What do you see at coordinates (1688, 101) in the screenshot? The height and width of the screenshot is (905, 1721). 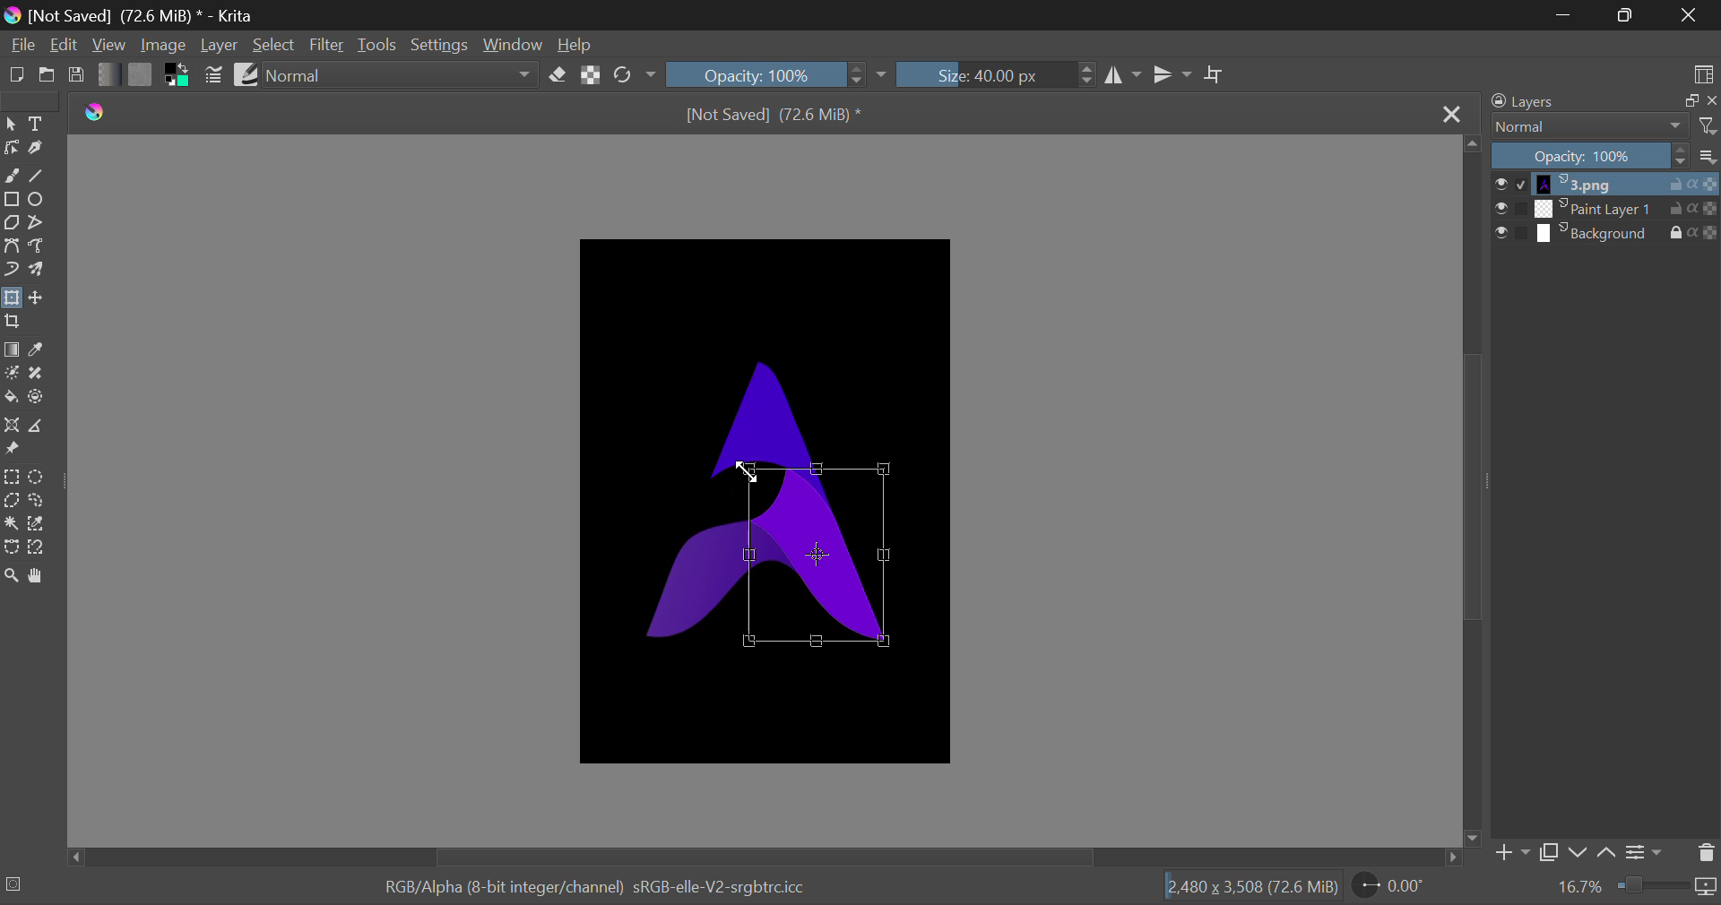 I see `copy` at bounding box center [1688, 101].